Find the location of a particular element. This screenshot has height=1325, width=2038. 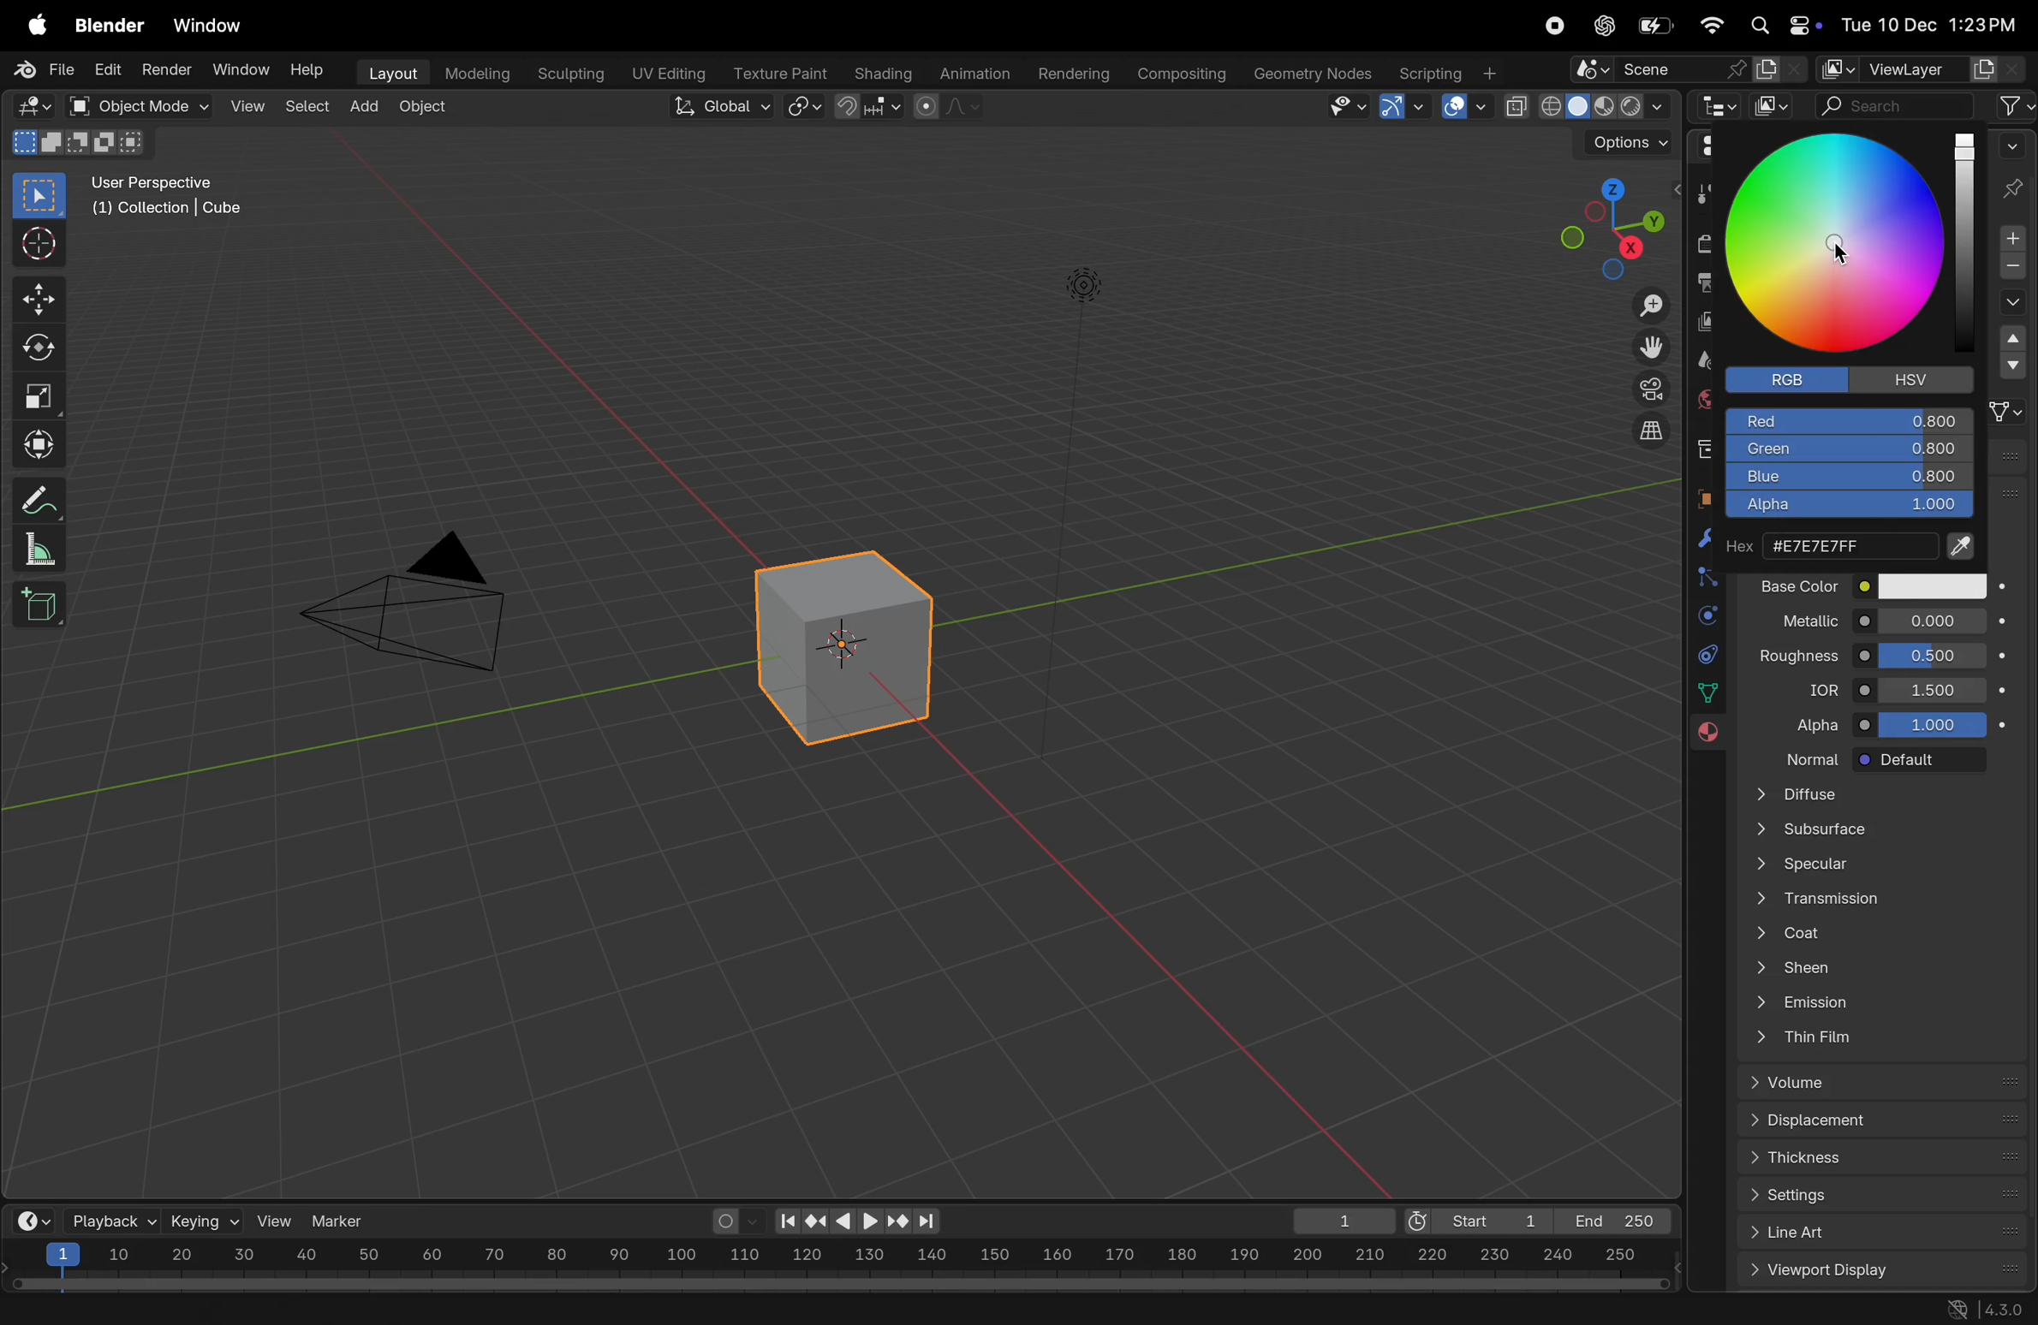

object mode is located at coordinates (130, 105).